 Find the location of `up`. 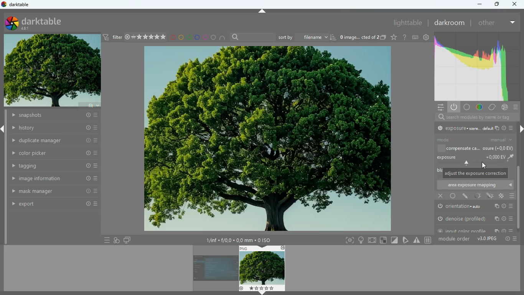

up is located at coordinates (262, 11).